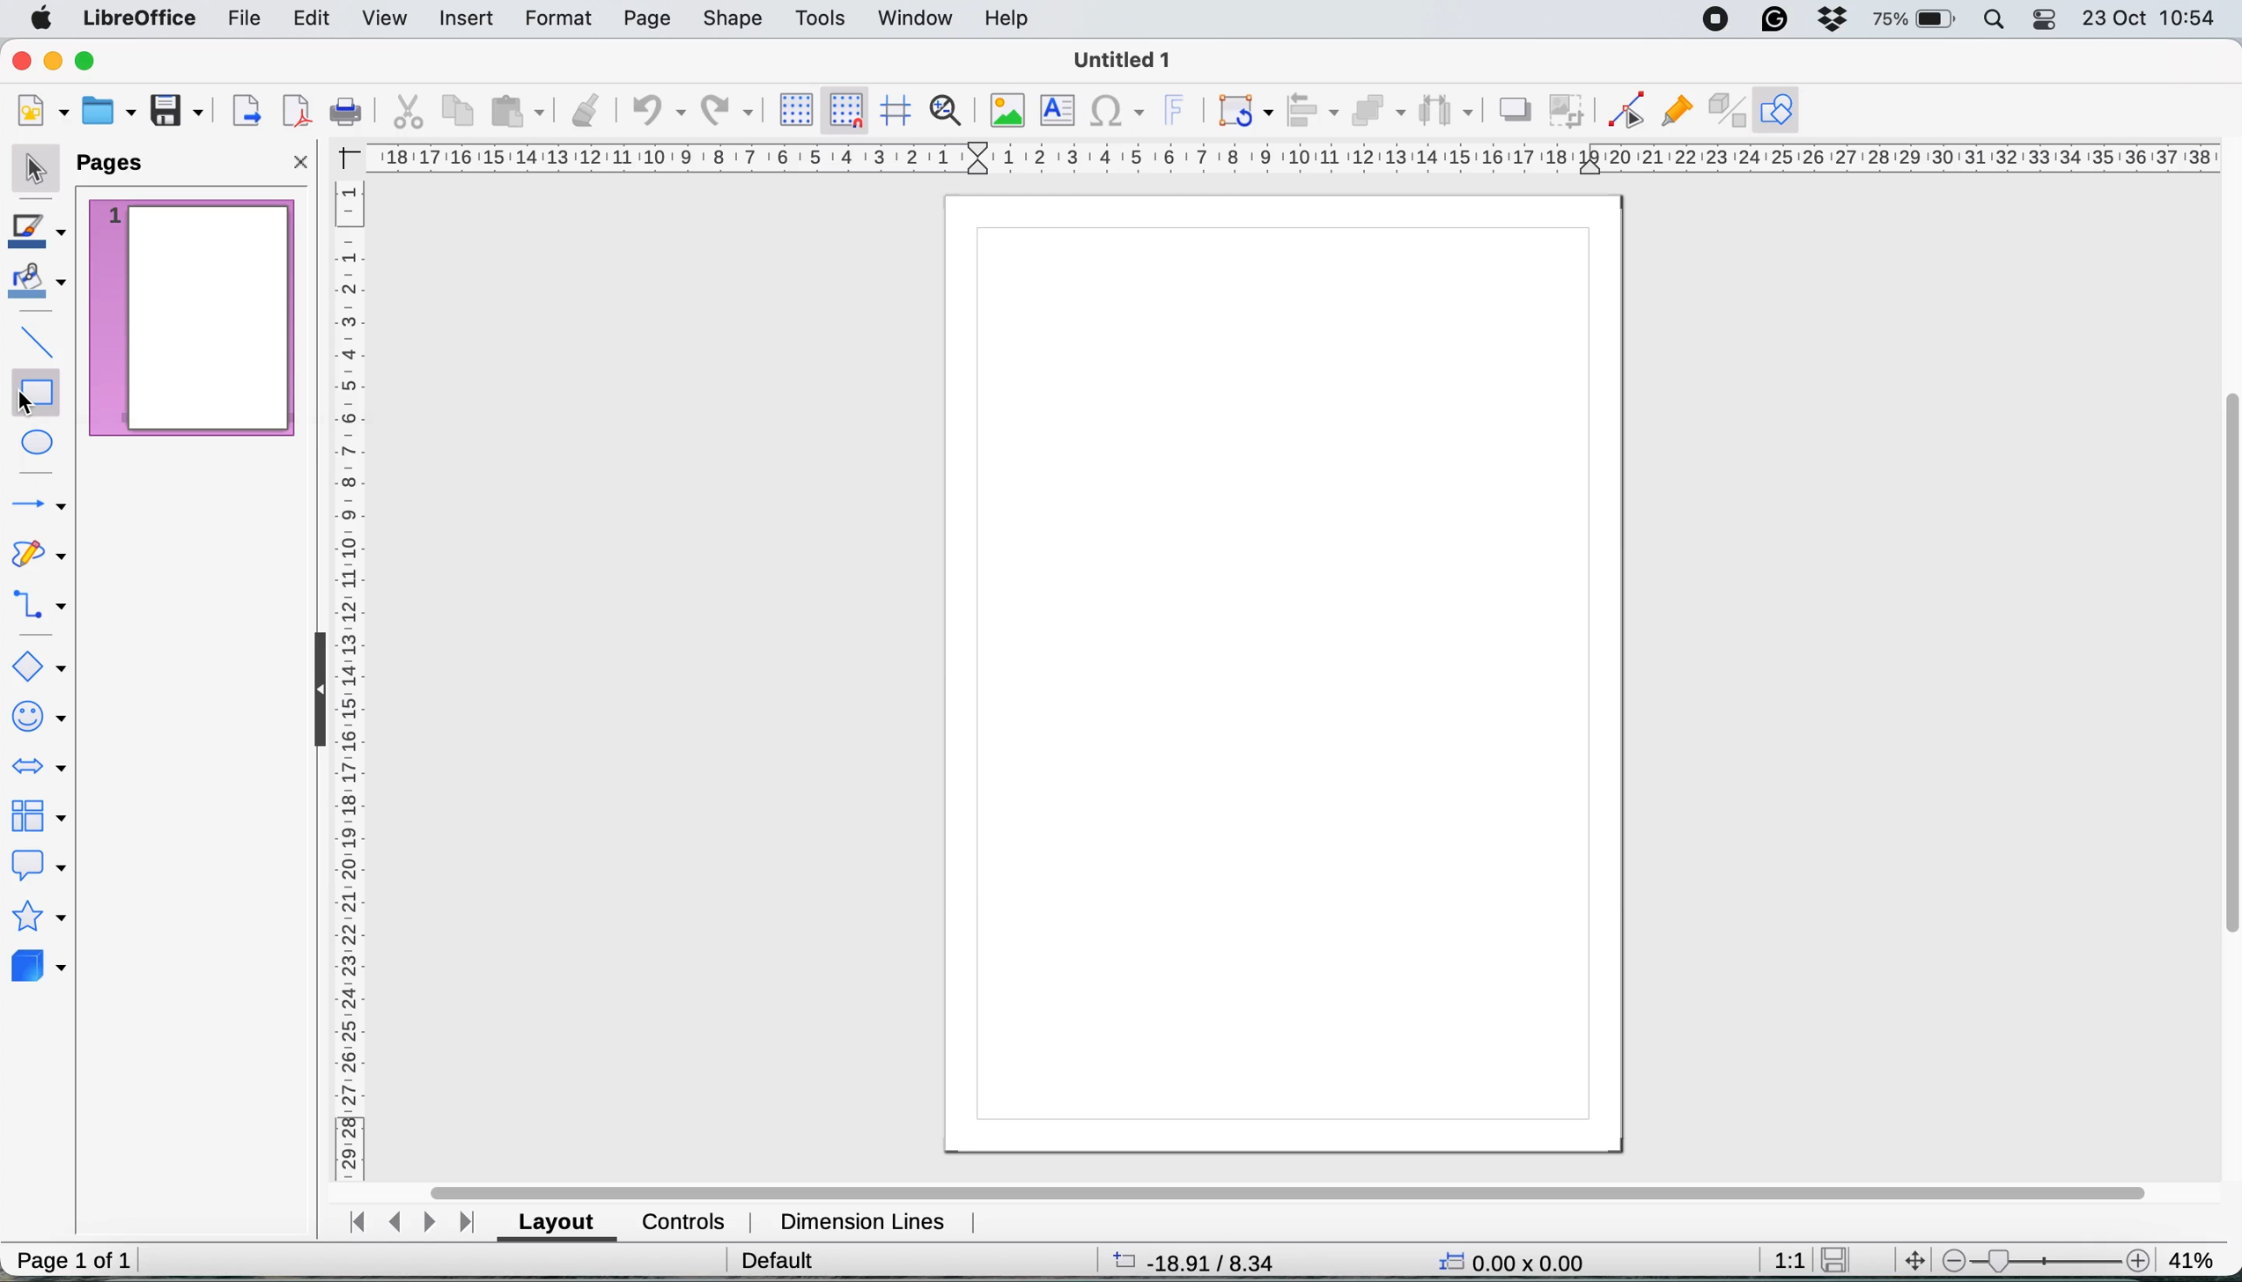  I want to click on controls, so click(684, 1221).